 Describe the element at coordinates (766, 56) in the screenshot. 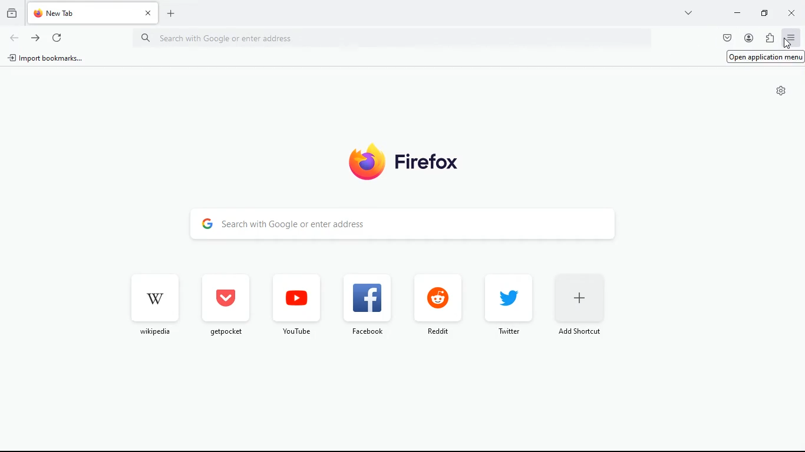

I see `Open application menu` at that location.